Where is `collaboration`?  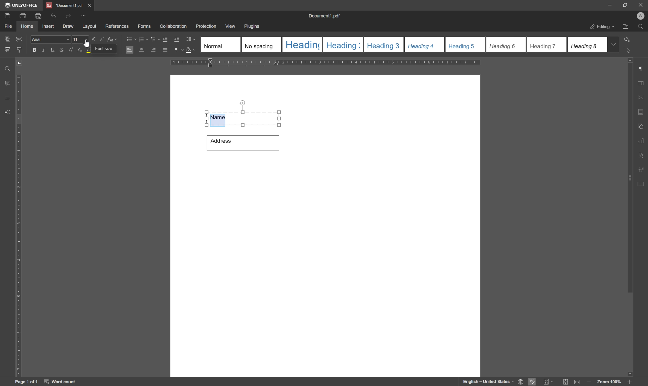
collaboration is located at coordinates (174, 27).